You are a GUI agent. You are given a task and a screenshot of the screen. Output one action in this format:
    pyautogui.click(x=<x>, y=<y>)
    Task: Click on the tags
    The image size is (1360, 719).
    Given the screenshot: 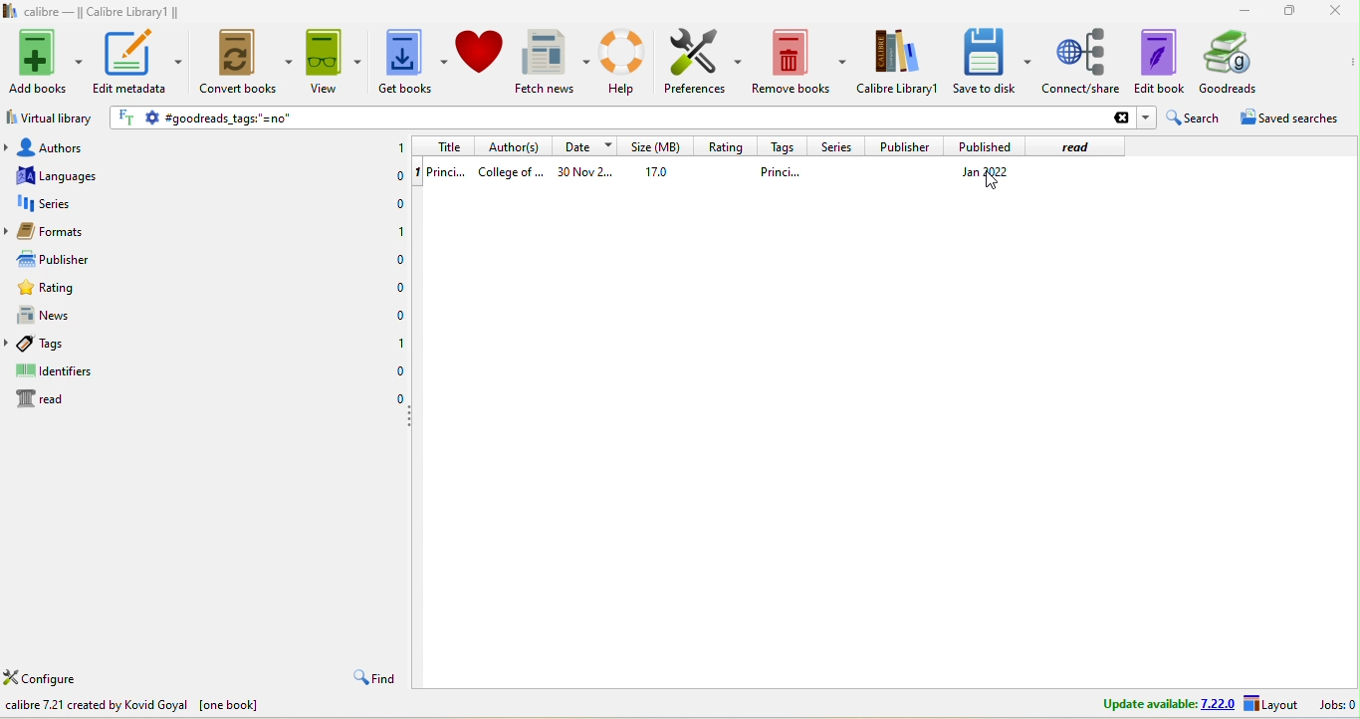 What is the action you would take?
    pyautogui.click(x=784, y=146)
    